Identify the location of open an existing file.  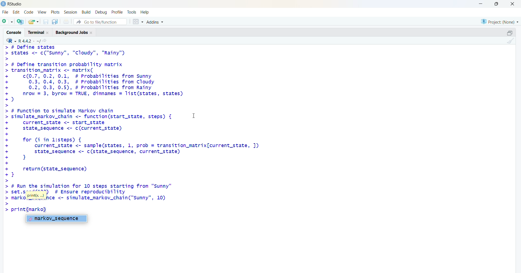
(33, 21).